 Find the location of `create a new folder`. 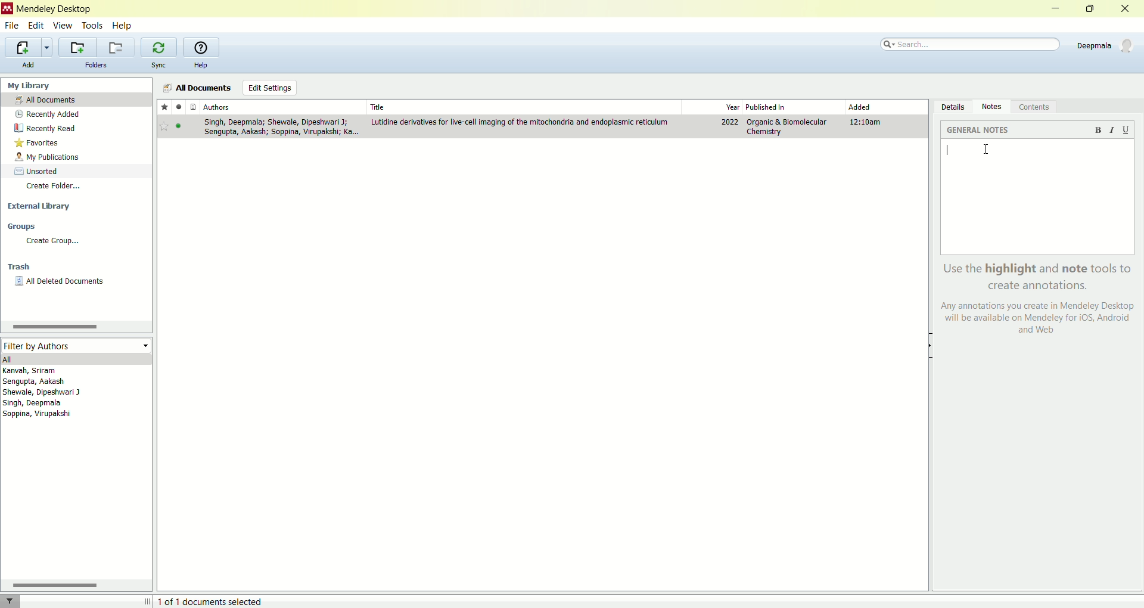

create a new folder is located at coordinates (75, 46).